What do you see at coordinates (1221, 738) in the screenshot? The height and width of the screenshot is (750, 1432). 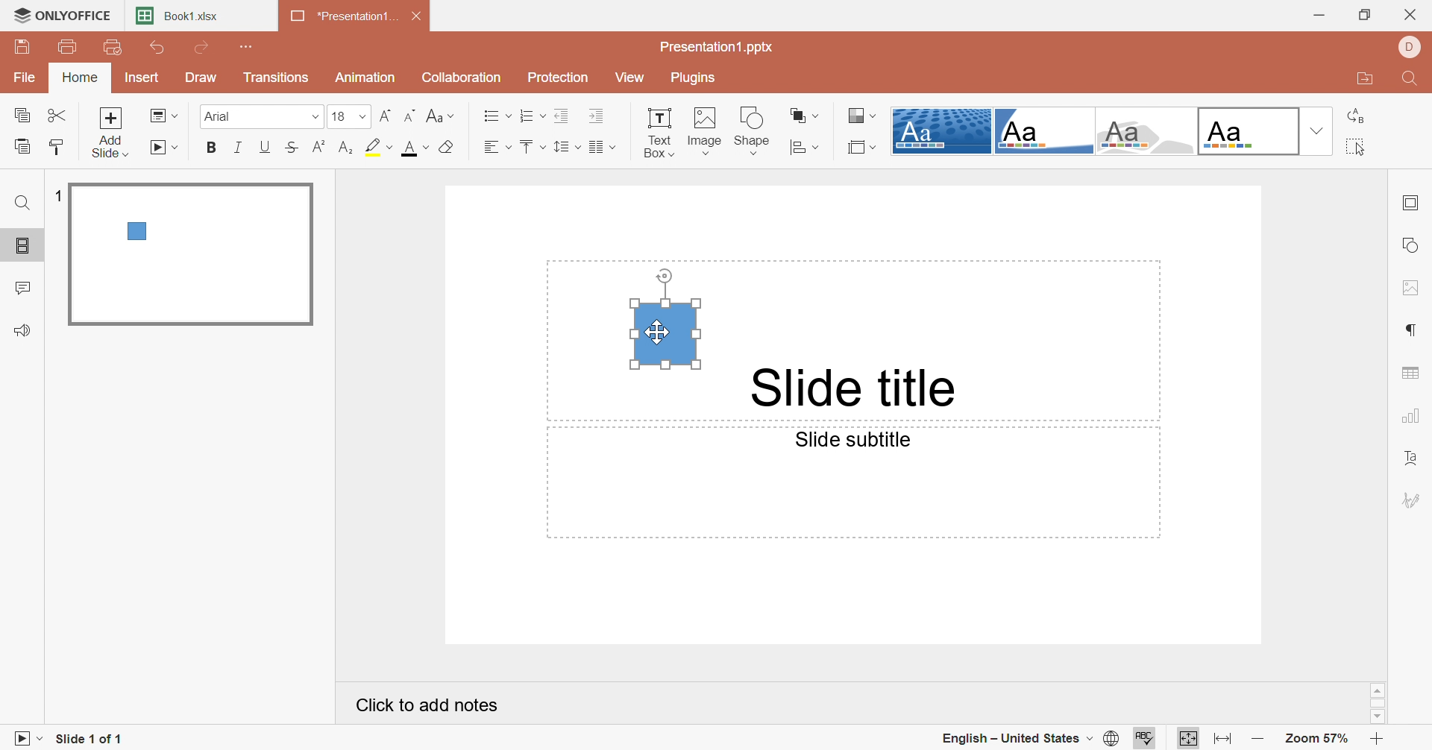 I see `Fit to width` at bounding box center [1221, 738].